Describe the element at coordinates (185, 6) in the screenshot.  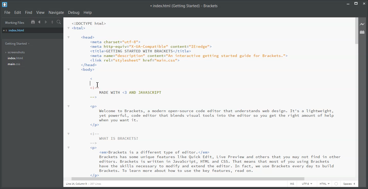
I see `Text` at that location.